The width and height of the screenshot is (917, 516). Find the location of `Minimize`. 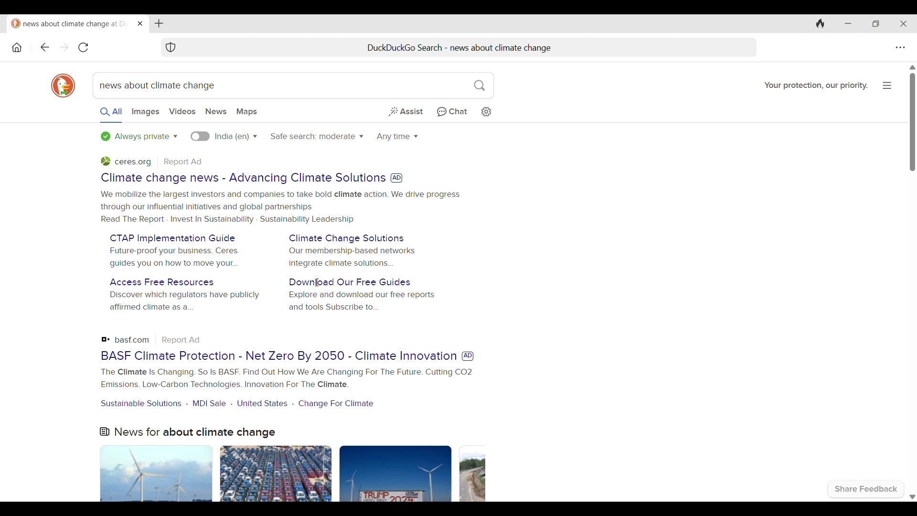

Minimize is located at coordinates (848, 24).